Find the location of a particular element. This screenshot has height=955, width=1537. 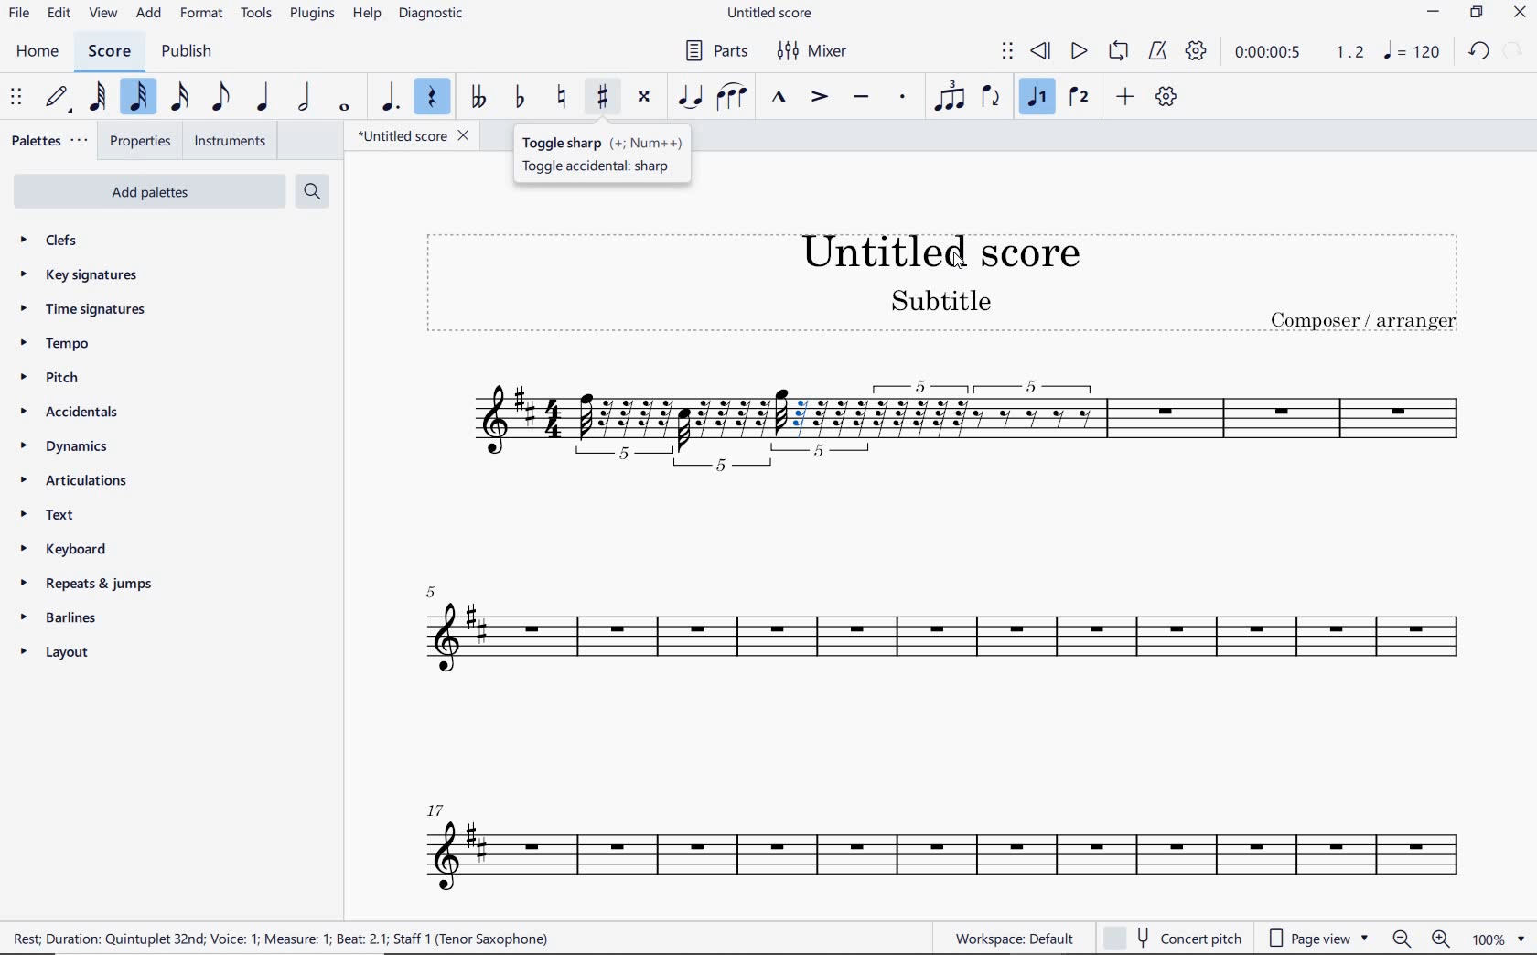

VIEW is located at coordinates (102, 15).